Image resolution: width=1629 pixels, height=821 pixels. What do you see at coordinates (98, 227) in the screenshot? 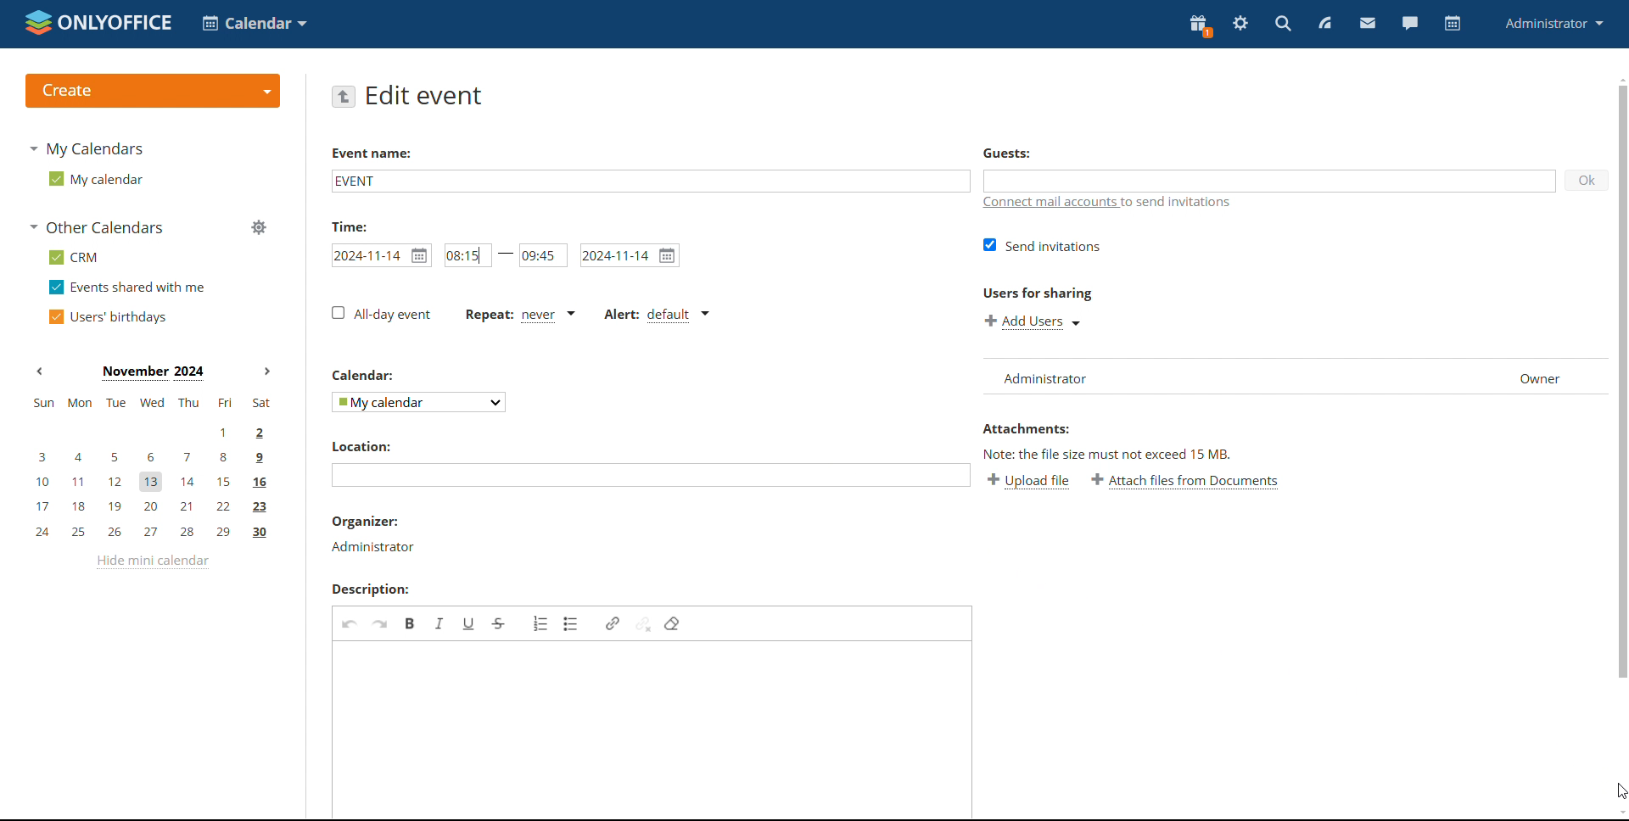
I see `other calendars` at bounding box center [98, 227].